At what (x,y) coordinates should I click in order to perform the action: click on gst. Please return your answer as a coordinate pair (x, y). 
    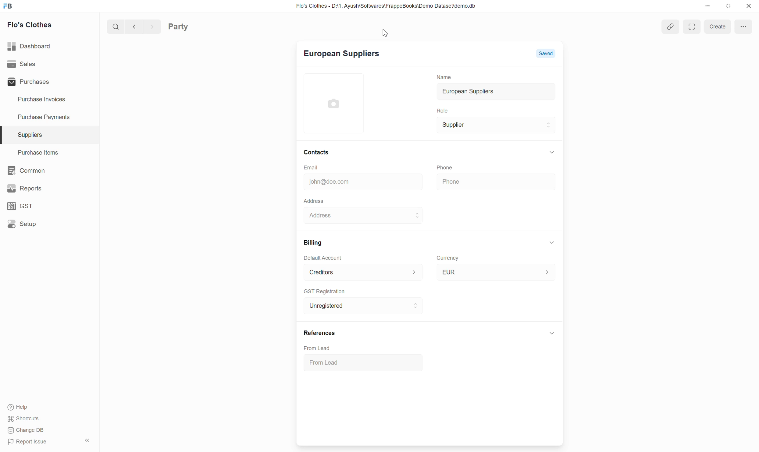
    Looking at the image, I should click on (20, 206).